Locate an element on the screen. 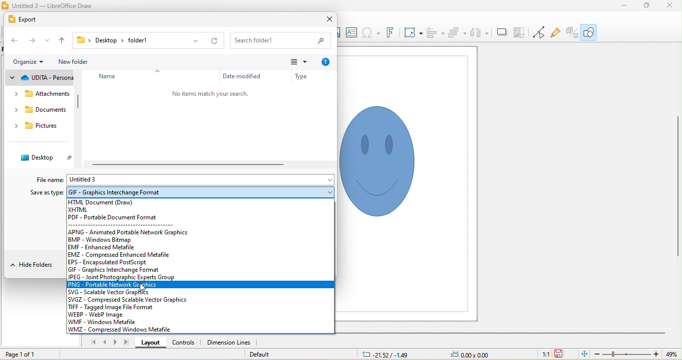 The width and height of the screenshot is (682, 360). drop down is located at coordinates (13, 77).